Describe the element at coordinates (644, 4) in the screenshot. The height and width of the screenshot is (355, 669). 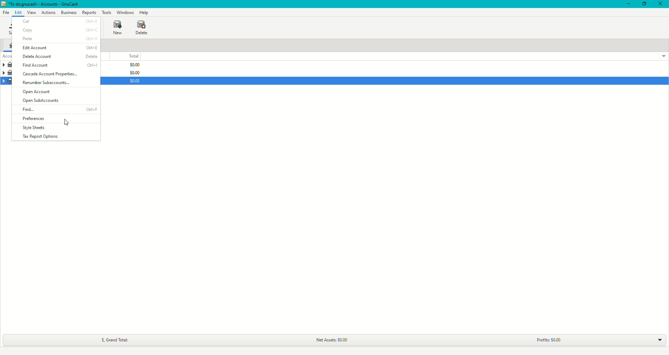
I see `Restore` at that location.